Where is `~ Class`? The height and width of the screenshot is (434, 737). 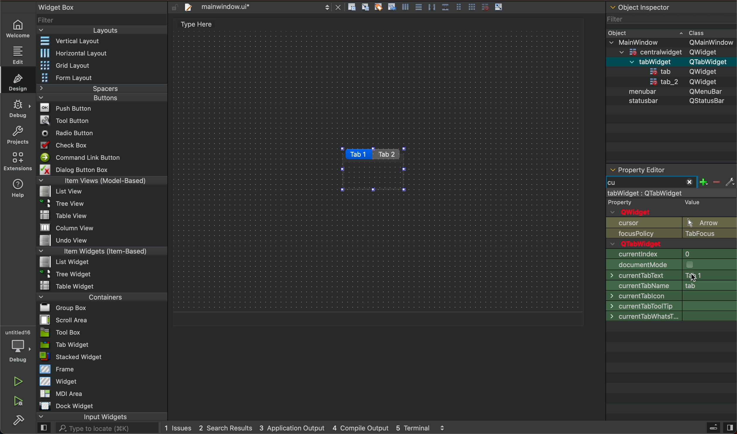 ~ Class is located at coordinates (694, 31).